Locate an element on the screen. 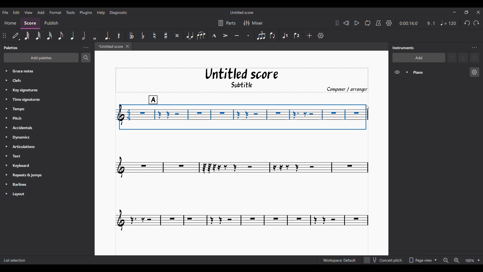 This screenshot has height=272, width=483. Minimize is located at coordinates (454, 12).